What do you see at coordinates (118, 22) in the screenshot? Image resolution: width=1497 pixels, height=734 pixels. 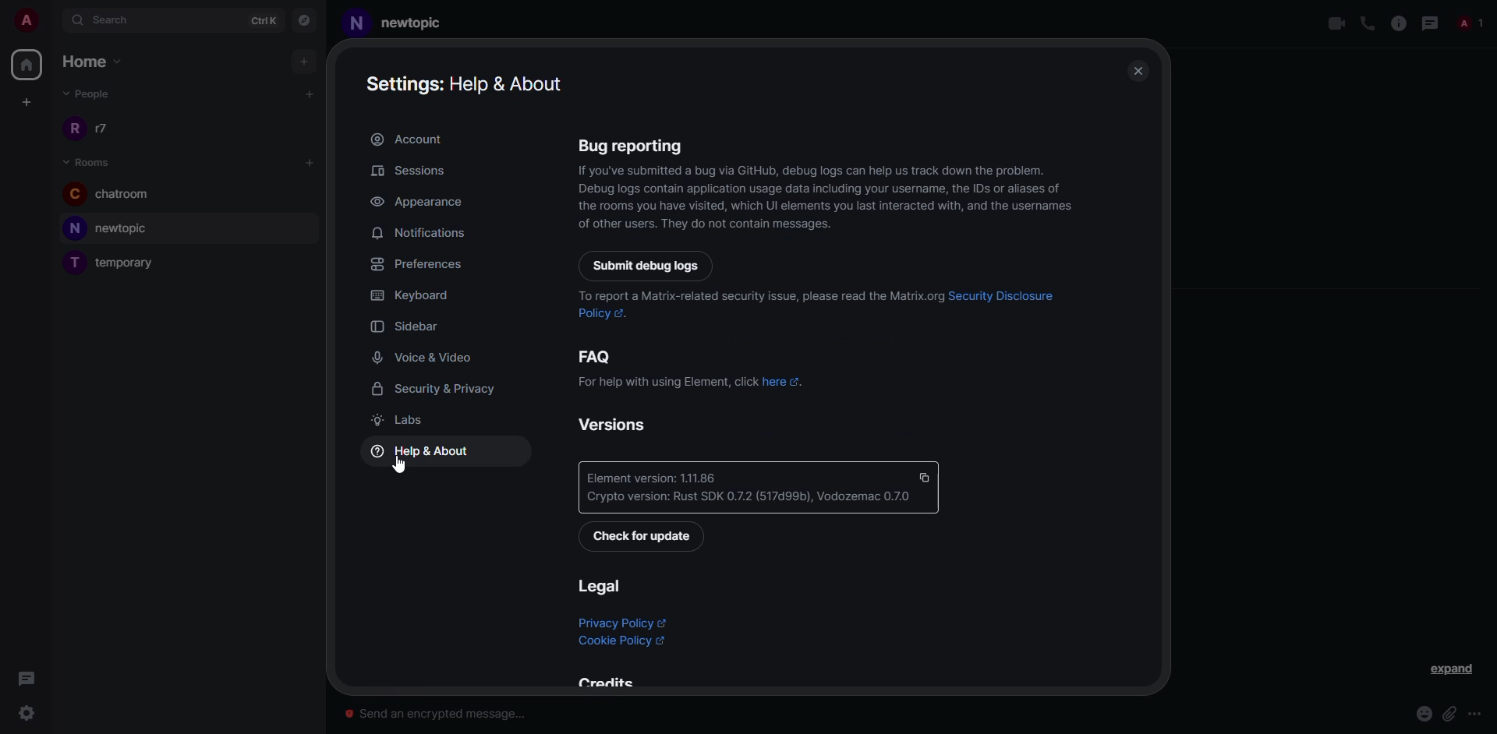 I see `search` at bounding box center [118, 22].